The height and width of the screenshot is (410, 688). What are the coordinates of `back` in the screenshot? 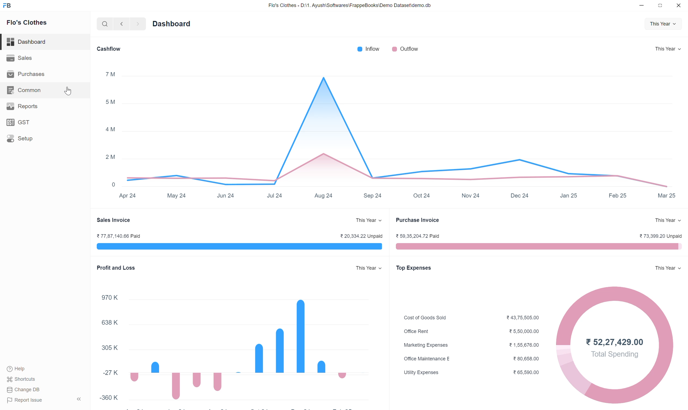 It's located at (123, 24).